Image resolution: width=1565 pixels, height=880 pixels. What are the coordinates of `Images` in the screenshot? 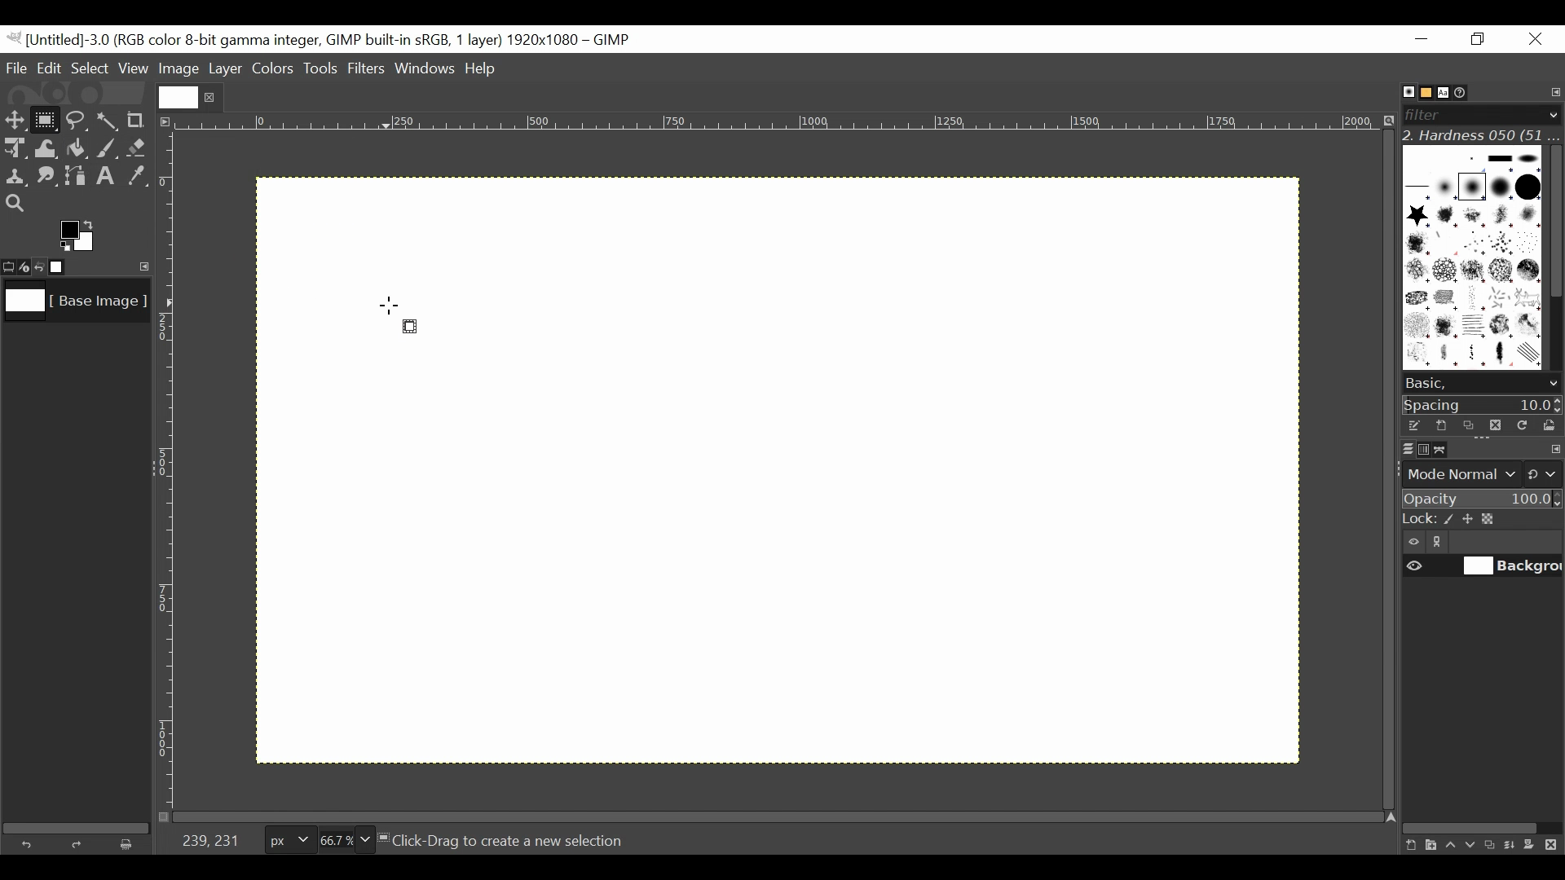 It's located at (68, 267).